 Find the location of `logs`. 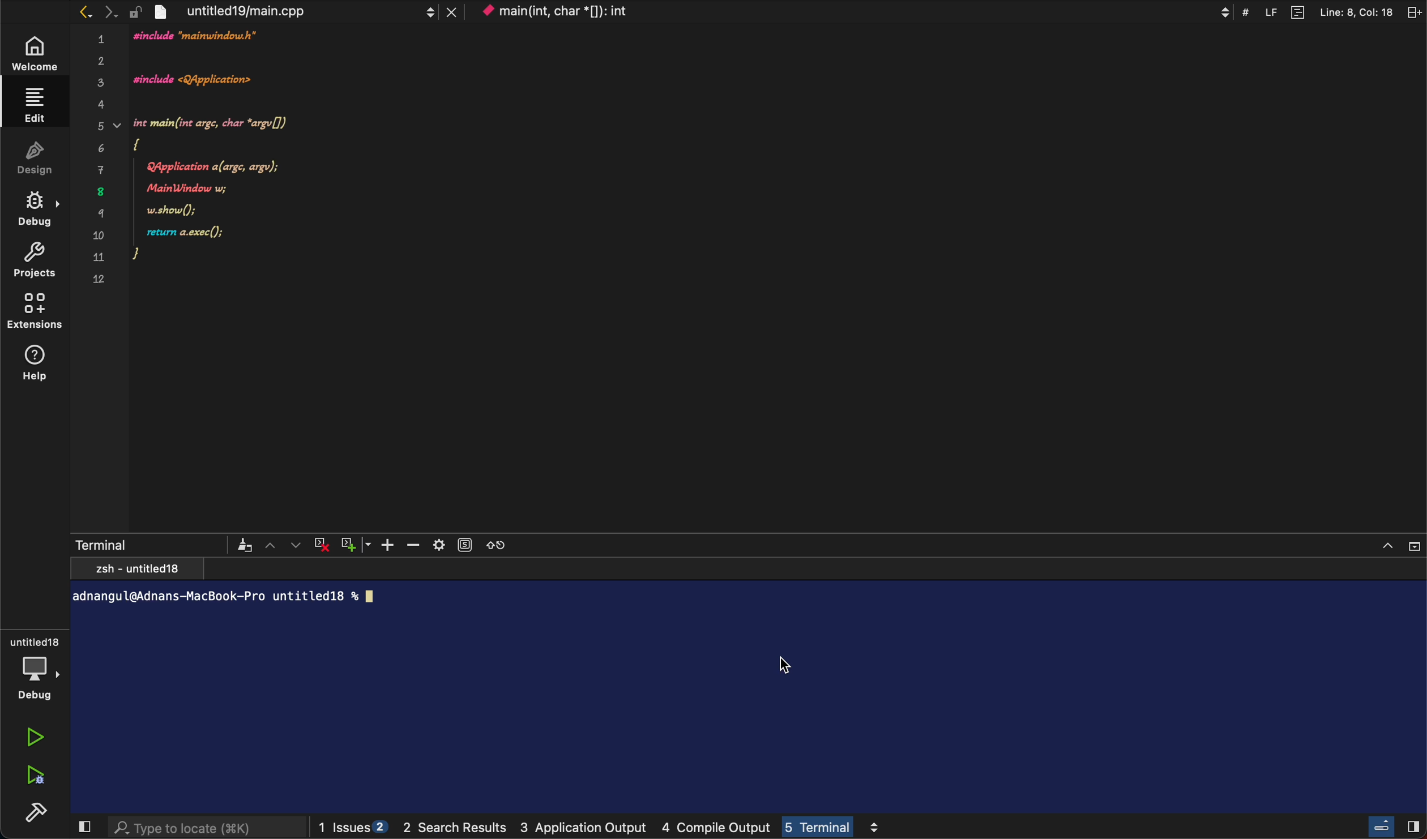

logs is located at coordinates (604, 823).